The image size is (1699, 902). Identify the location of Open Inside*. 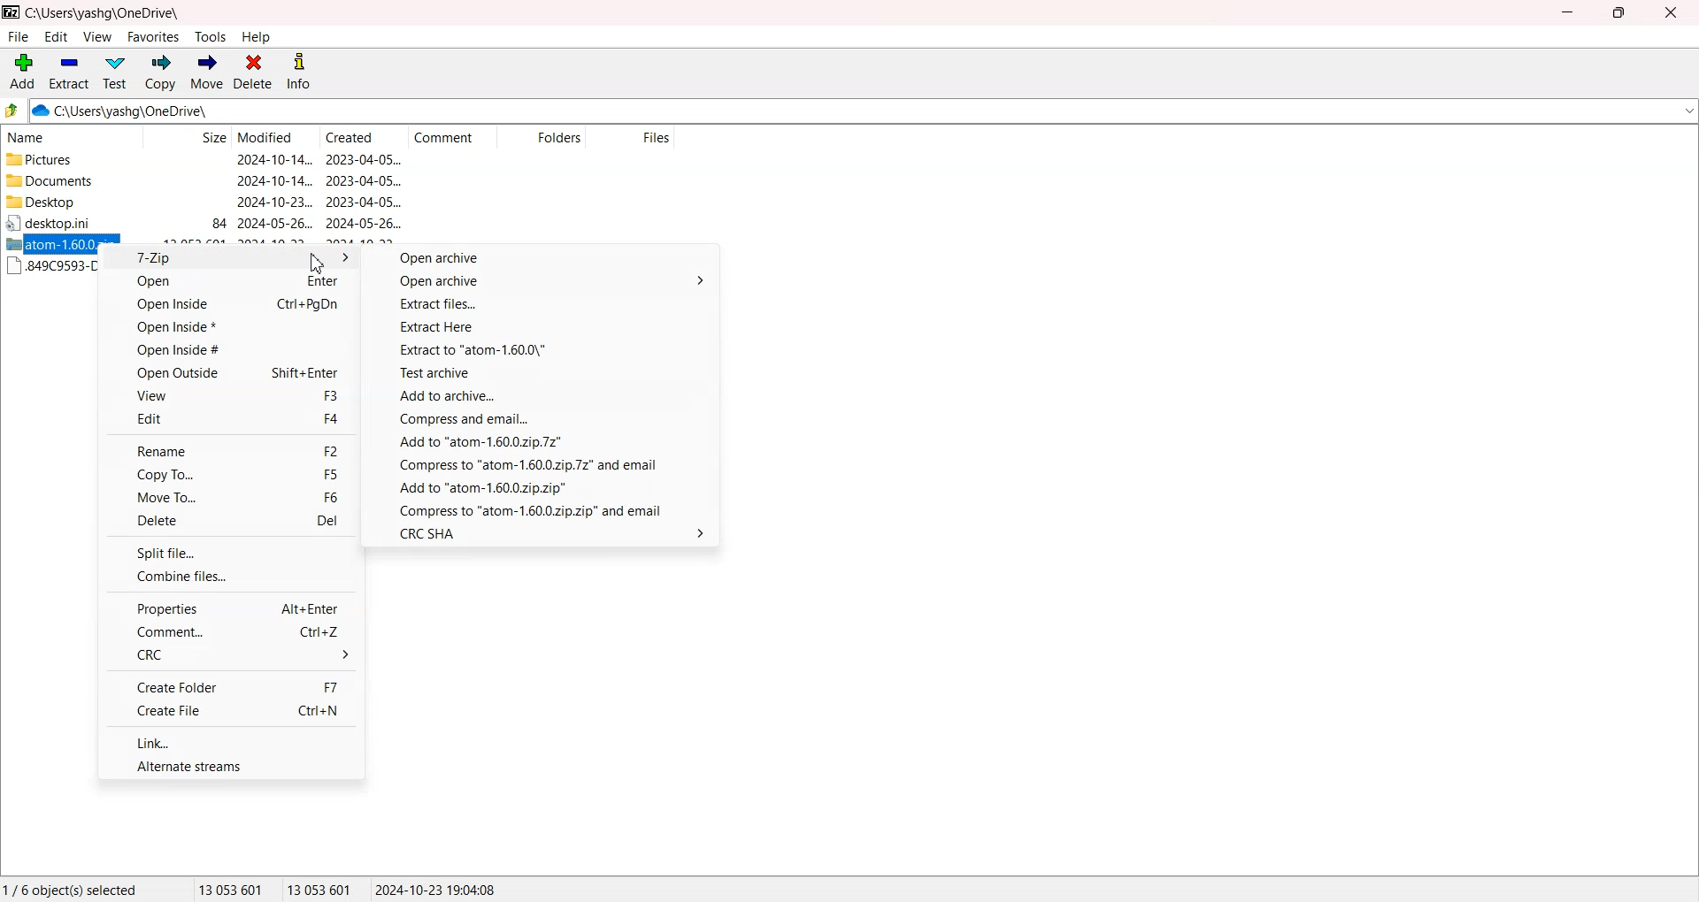
(229, 327).